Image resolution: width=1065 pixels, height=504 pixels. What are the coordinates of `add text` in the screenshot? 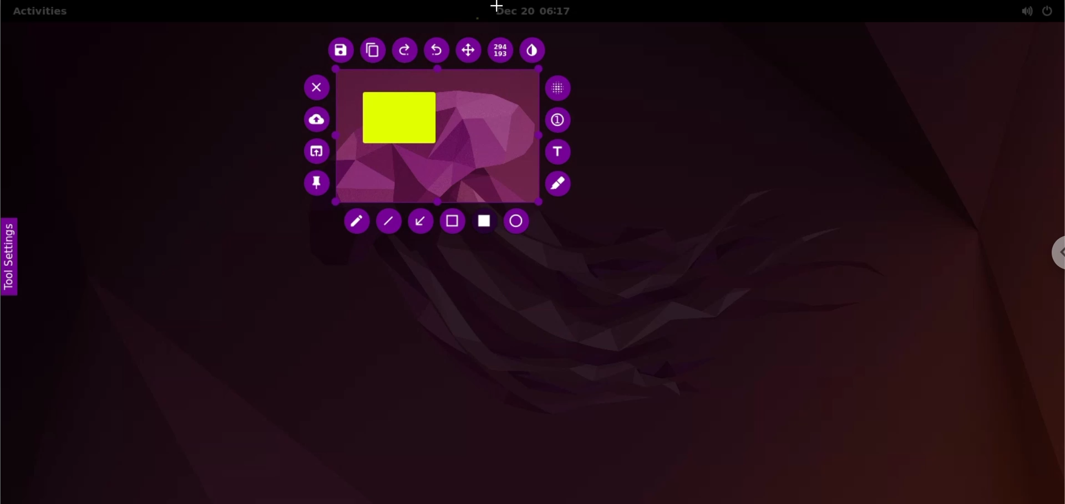 It's located at (560, 152).